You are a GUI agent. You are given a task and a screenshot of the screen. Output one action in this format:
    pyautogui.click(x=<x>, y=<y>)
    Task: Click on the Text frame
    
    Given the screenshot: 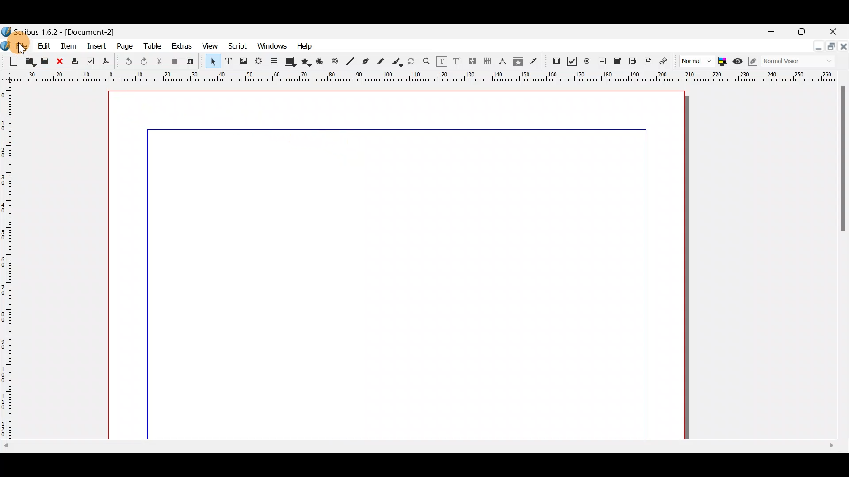 What is the action you would take?
    pyautogui.click(x=229, y=63)
    